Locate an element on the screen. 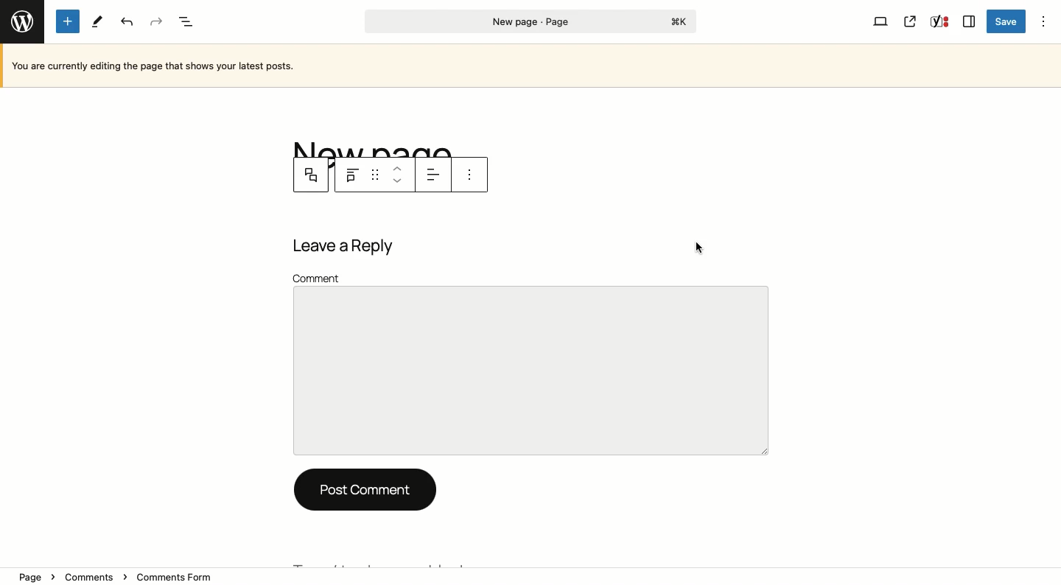  Drag is located at coordinates (376, 176).